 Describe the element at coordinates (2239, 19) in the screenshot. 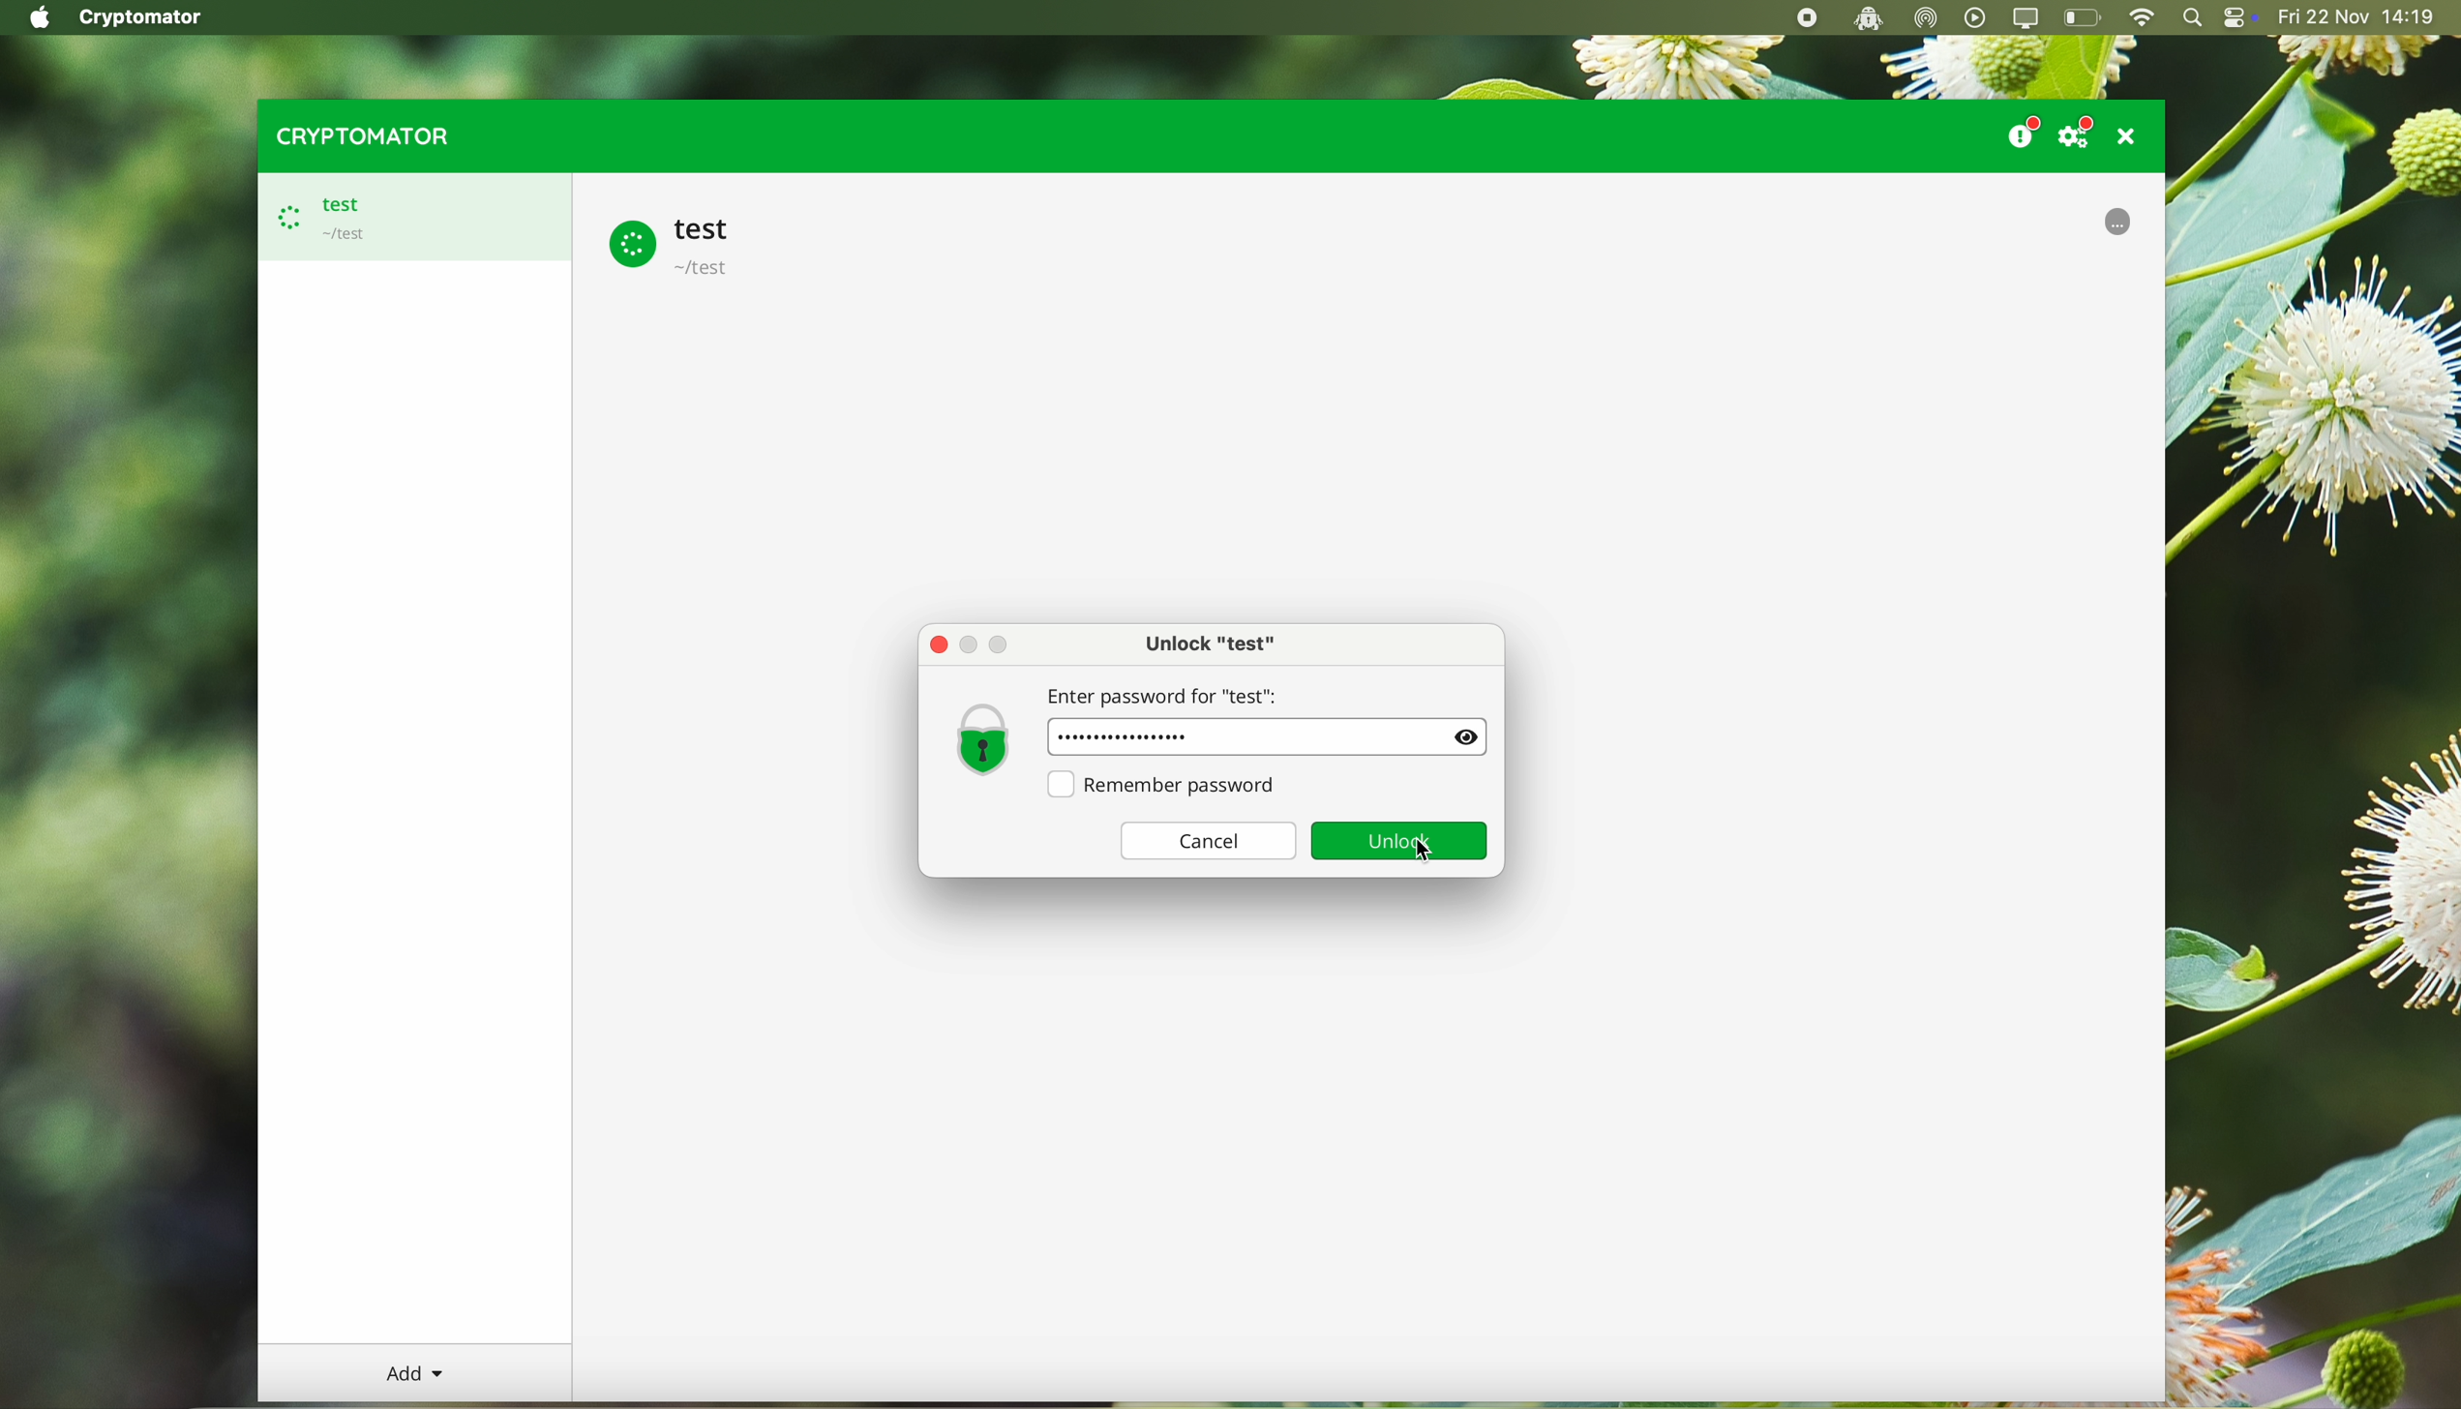

I see `controls` at that location.